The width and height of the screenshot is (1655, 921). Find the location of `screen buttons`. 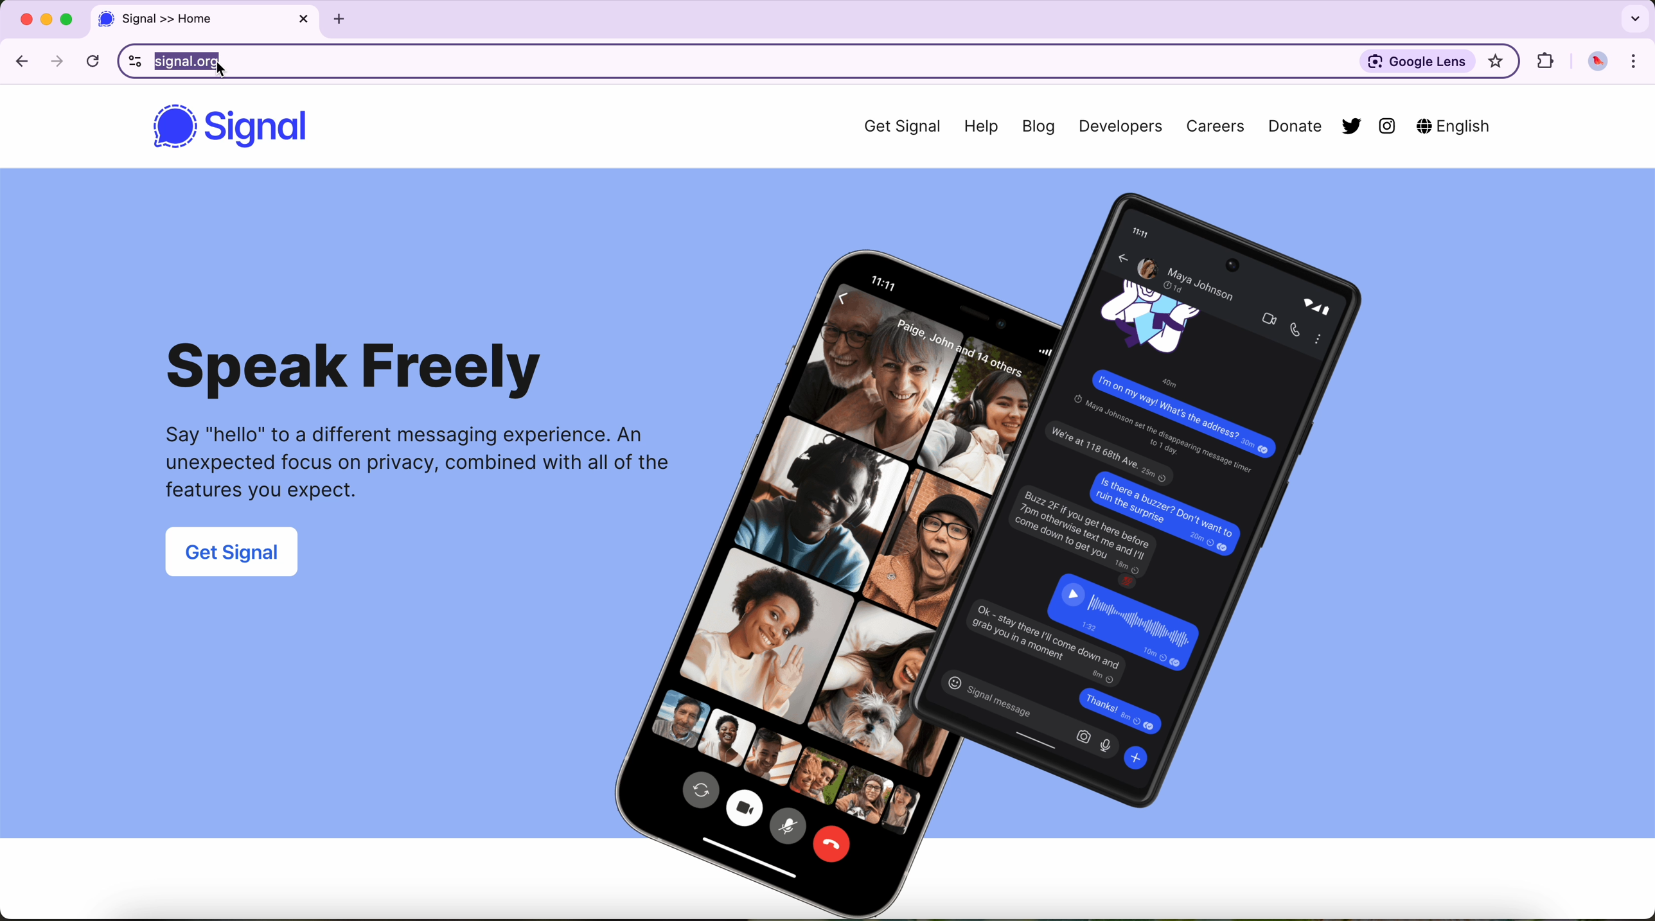

screen buttons is located at coordinates (44, 21).